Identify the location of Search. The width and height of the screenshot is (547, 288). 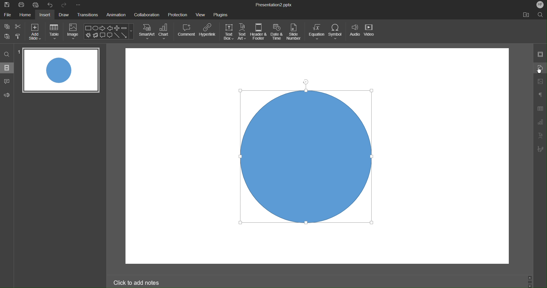
(540, 15).